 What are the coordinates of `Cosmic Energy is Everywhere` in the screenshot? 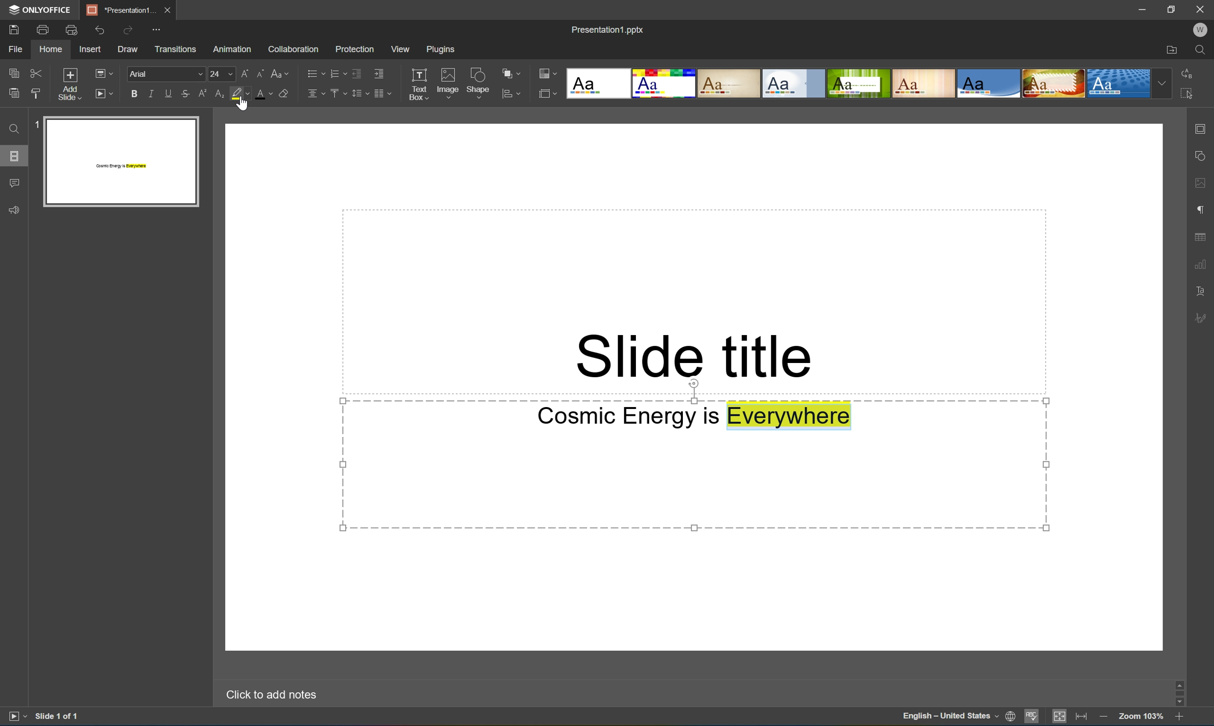 It's located at (694, 418).